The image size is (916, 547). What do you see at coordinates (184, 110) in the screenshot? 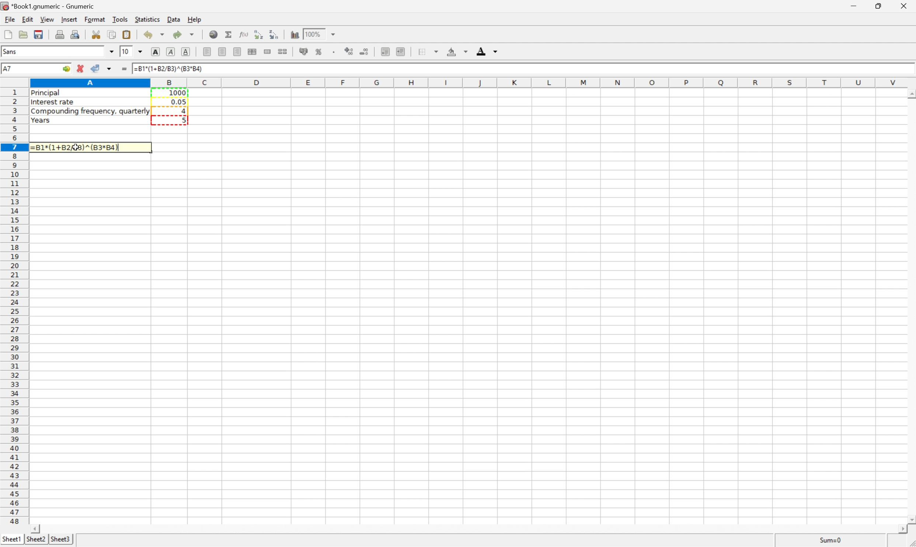
I see `4` at bounding box center [184, 110].